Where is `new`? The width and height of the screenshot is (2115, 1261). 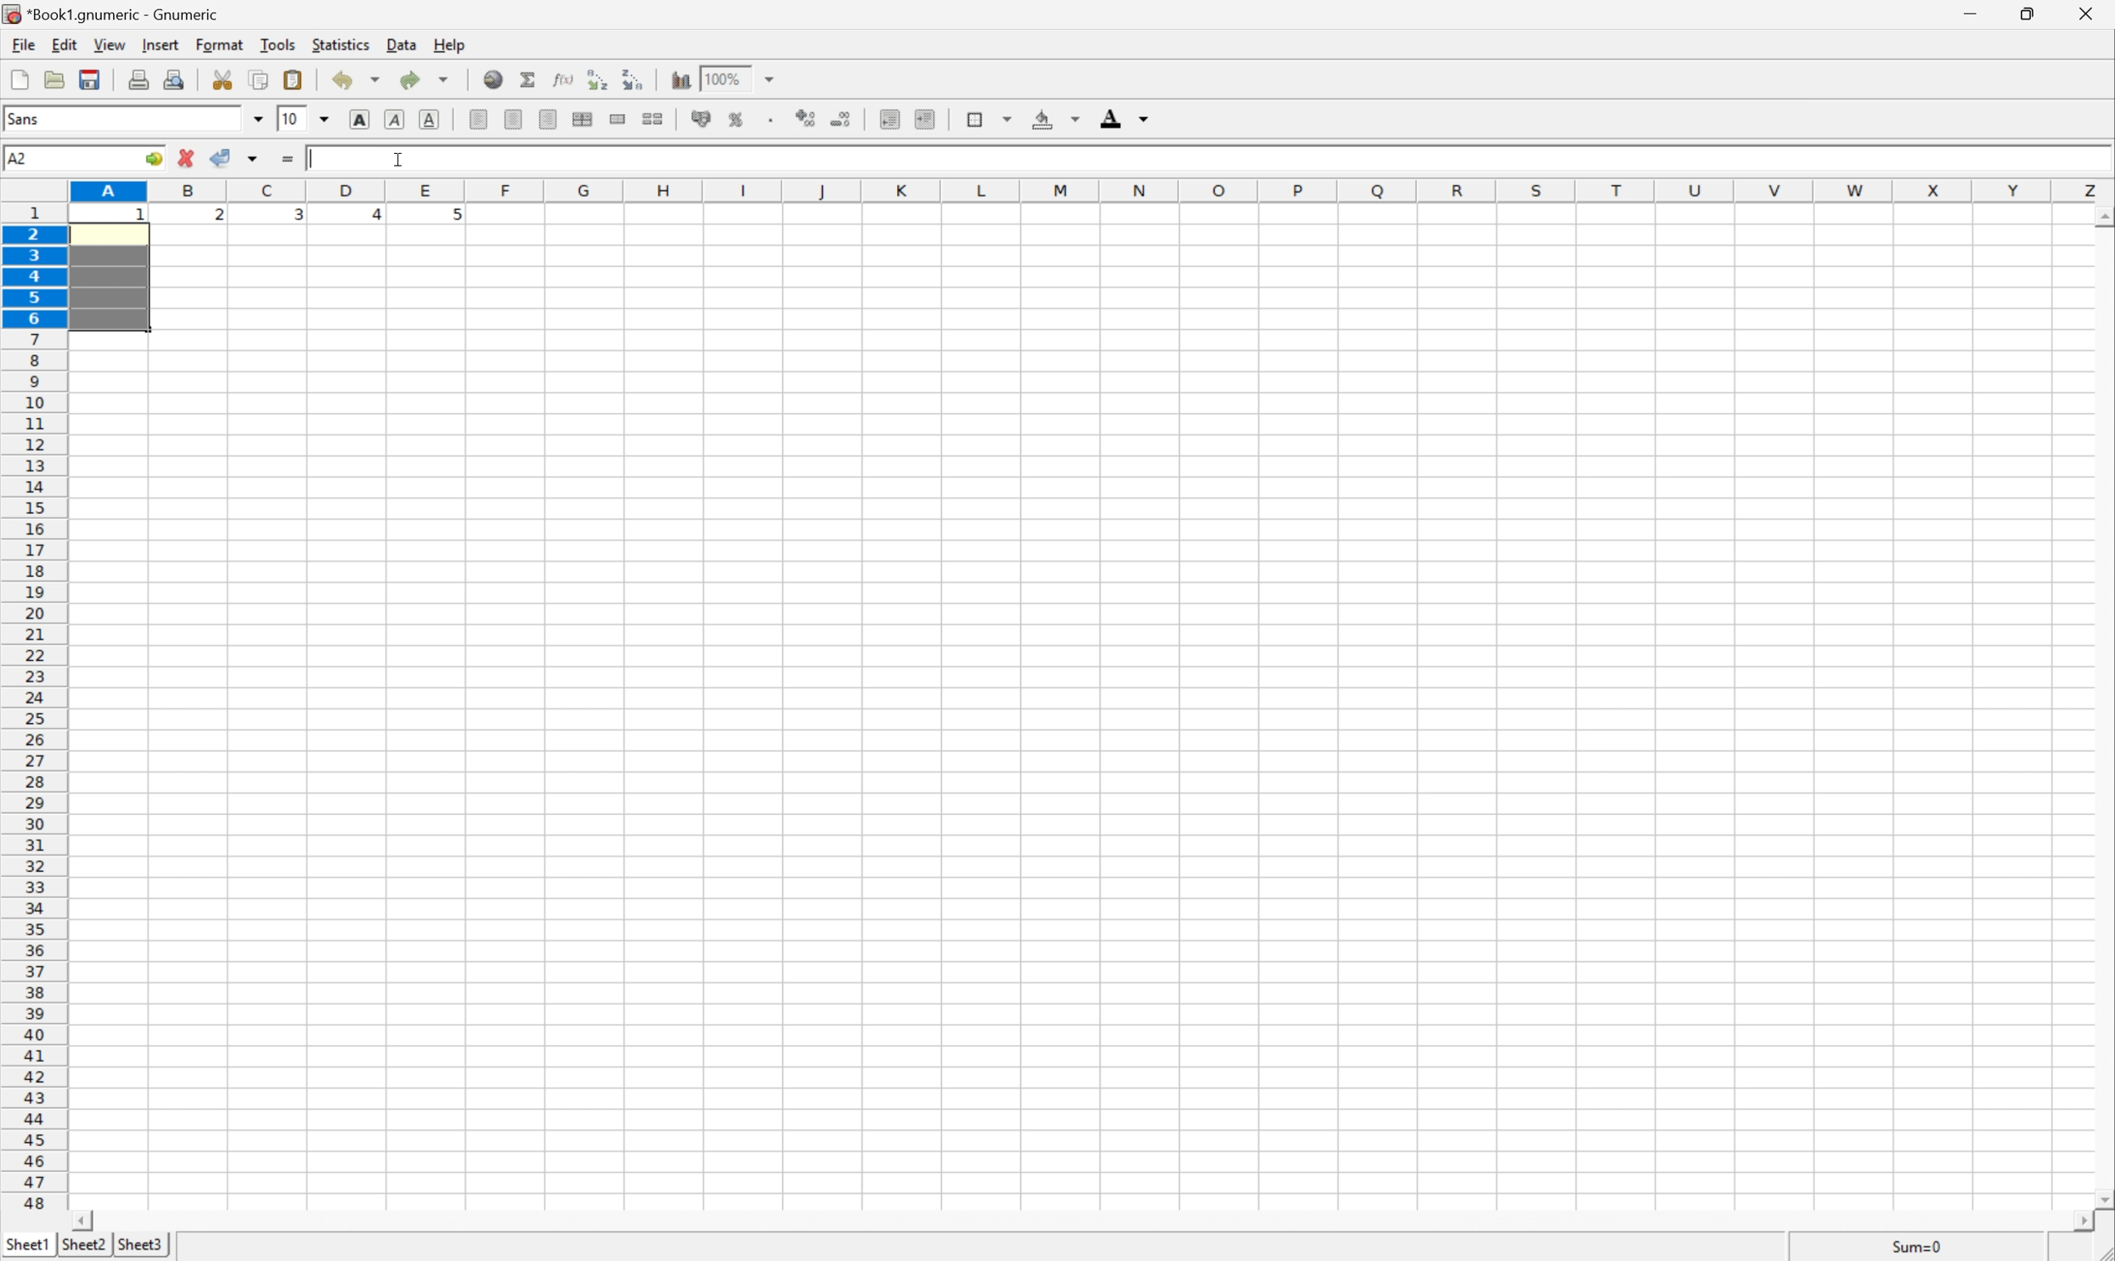
new is located at coordinates (20, 78).